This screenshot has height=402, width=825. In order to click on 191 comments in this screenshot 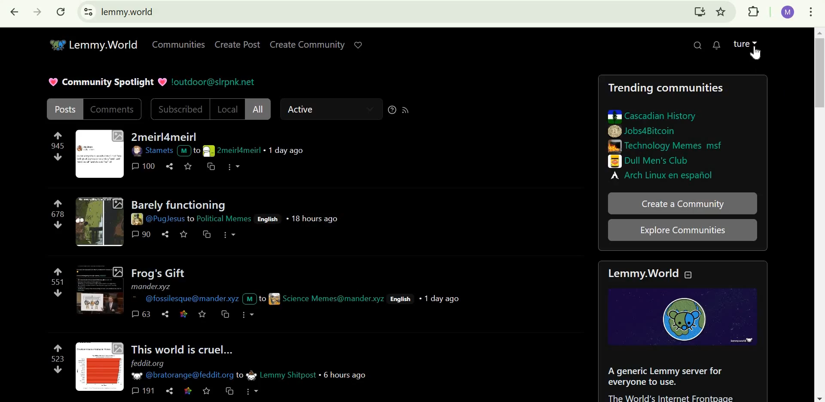, I will do `click(144, 391)`.